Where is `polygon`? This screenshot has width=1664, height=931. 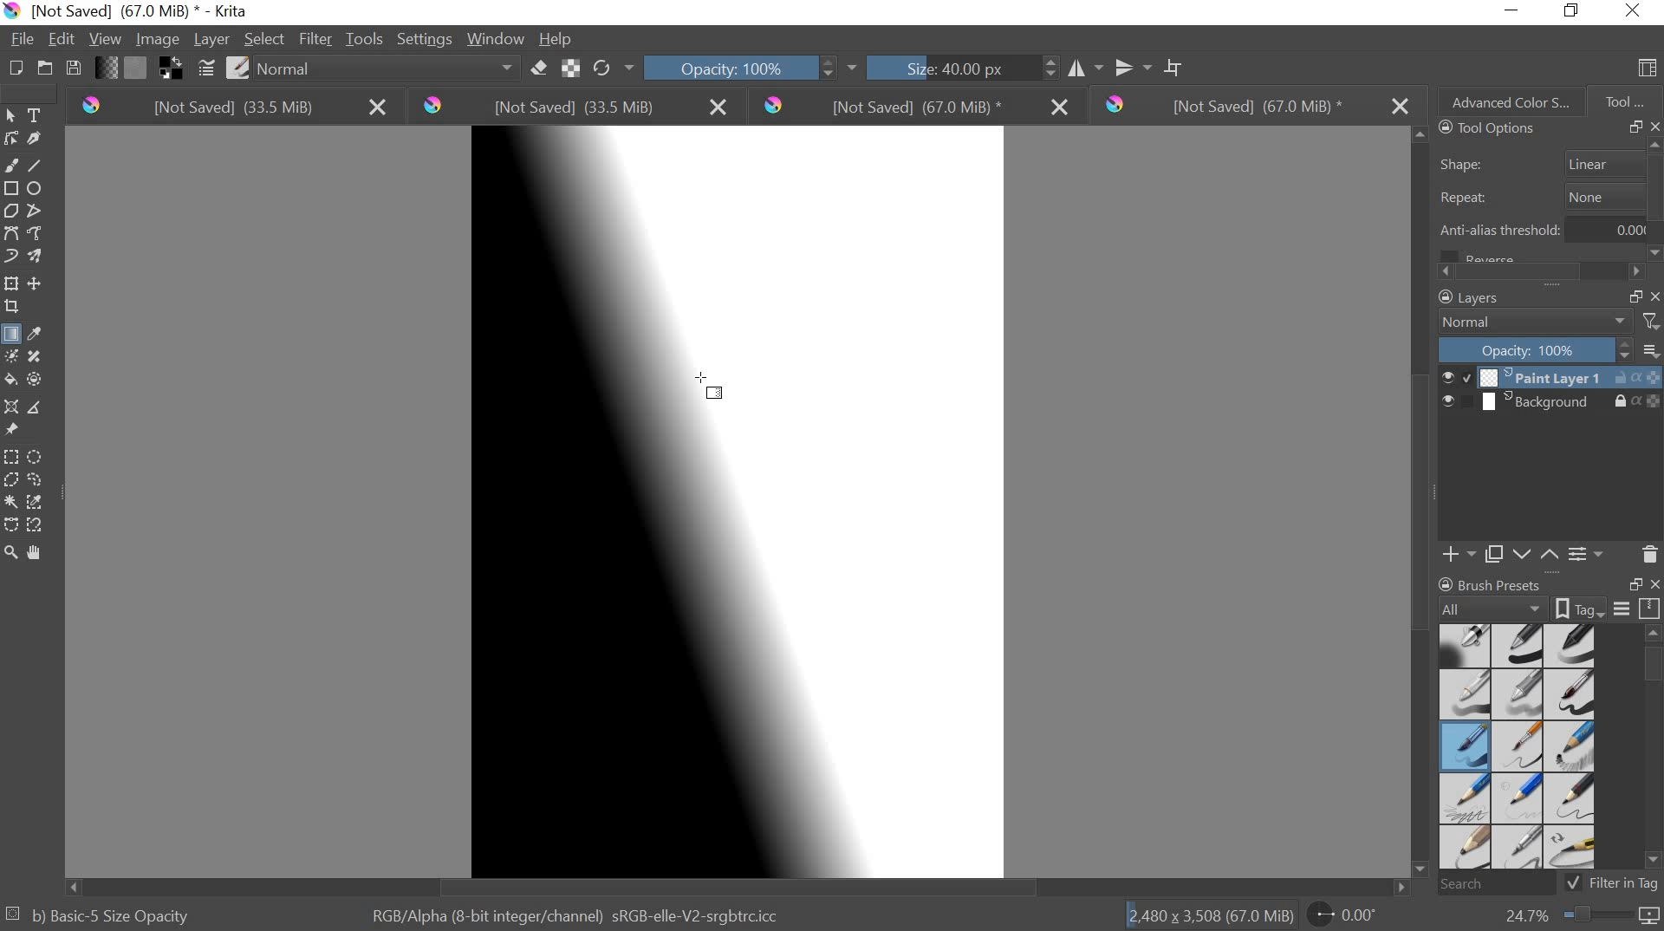
polygon is located at coordinates (12, 210).